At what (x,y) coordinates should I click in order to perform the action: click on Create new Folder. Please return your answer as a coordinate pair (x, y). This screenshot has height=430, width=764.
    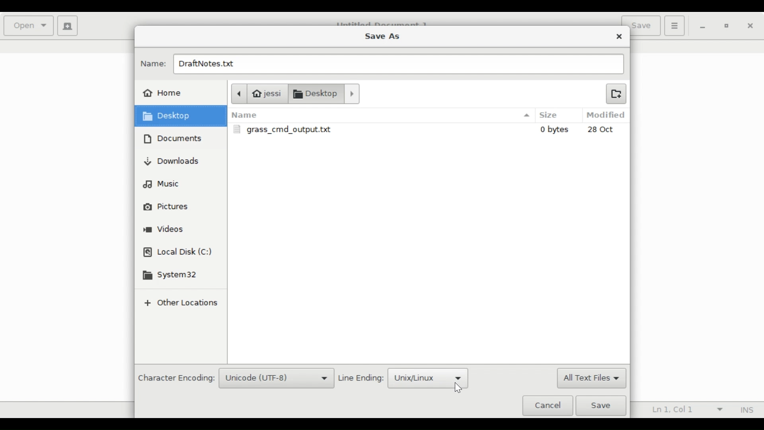
    Looking at the image, I should click on (616, 93).